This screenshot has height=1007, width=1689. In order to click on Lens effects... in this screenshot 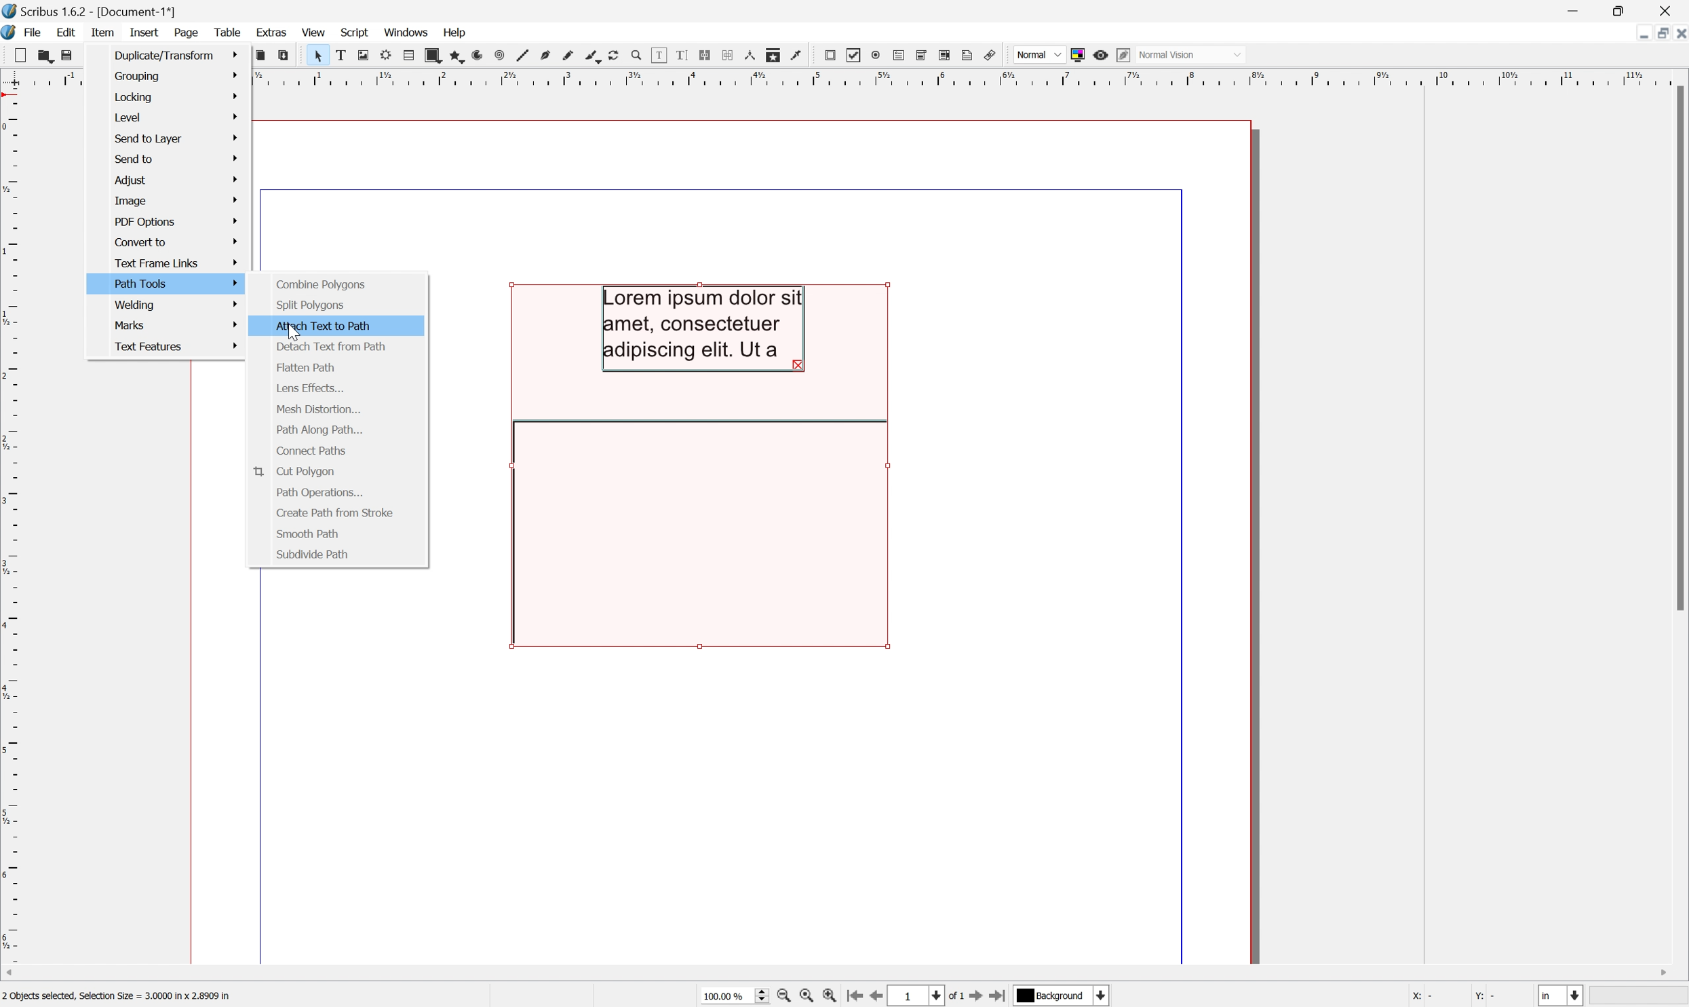, I will do `click(311, 389)`.